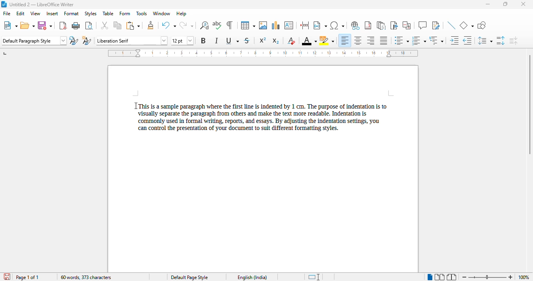 The height and width of the screenshot is (281, 533). Describe the element at coordinates (355, 25) in the screenshot. I see `insert hyperlink` at that location.